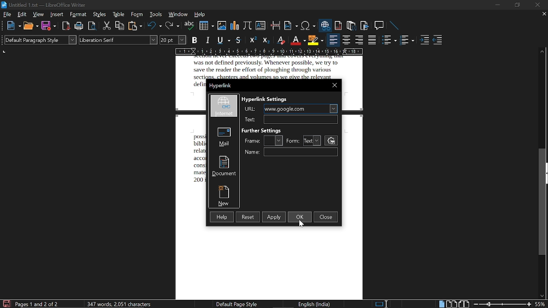  I want to click on insert, so click(57, 15).